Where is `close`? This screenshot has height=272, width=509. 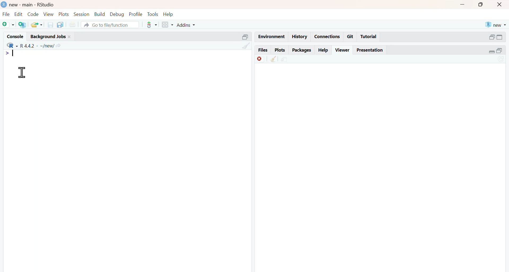 close is located at coordinates (499, 4).